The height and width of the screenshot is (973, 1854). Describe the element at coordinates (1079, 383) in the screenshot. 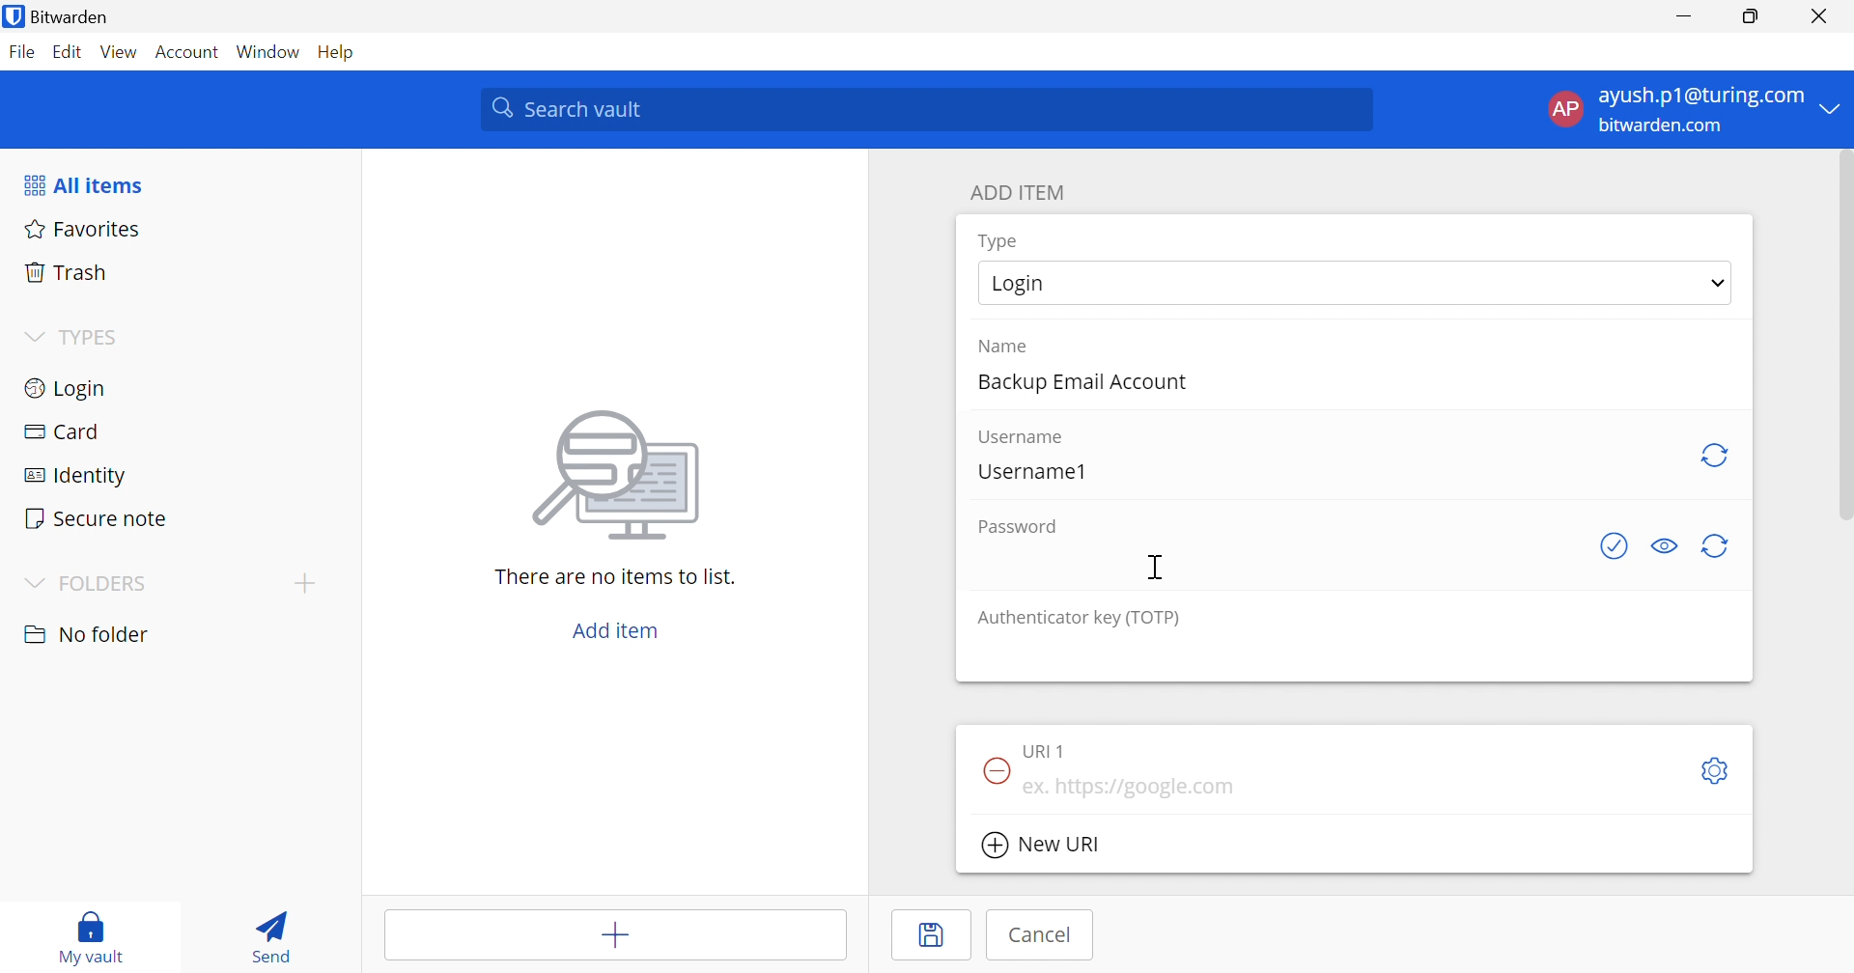

I see `Backup Email Account` at that location.